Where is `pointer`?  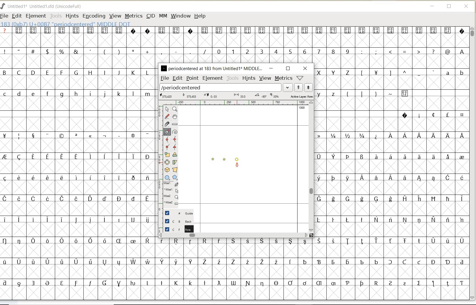
pointer is located at coordinates (167, 109).